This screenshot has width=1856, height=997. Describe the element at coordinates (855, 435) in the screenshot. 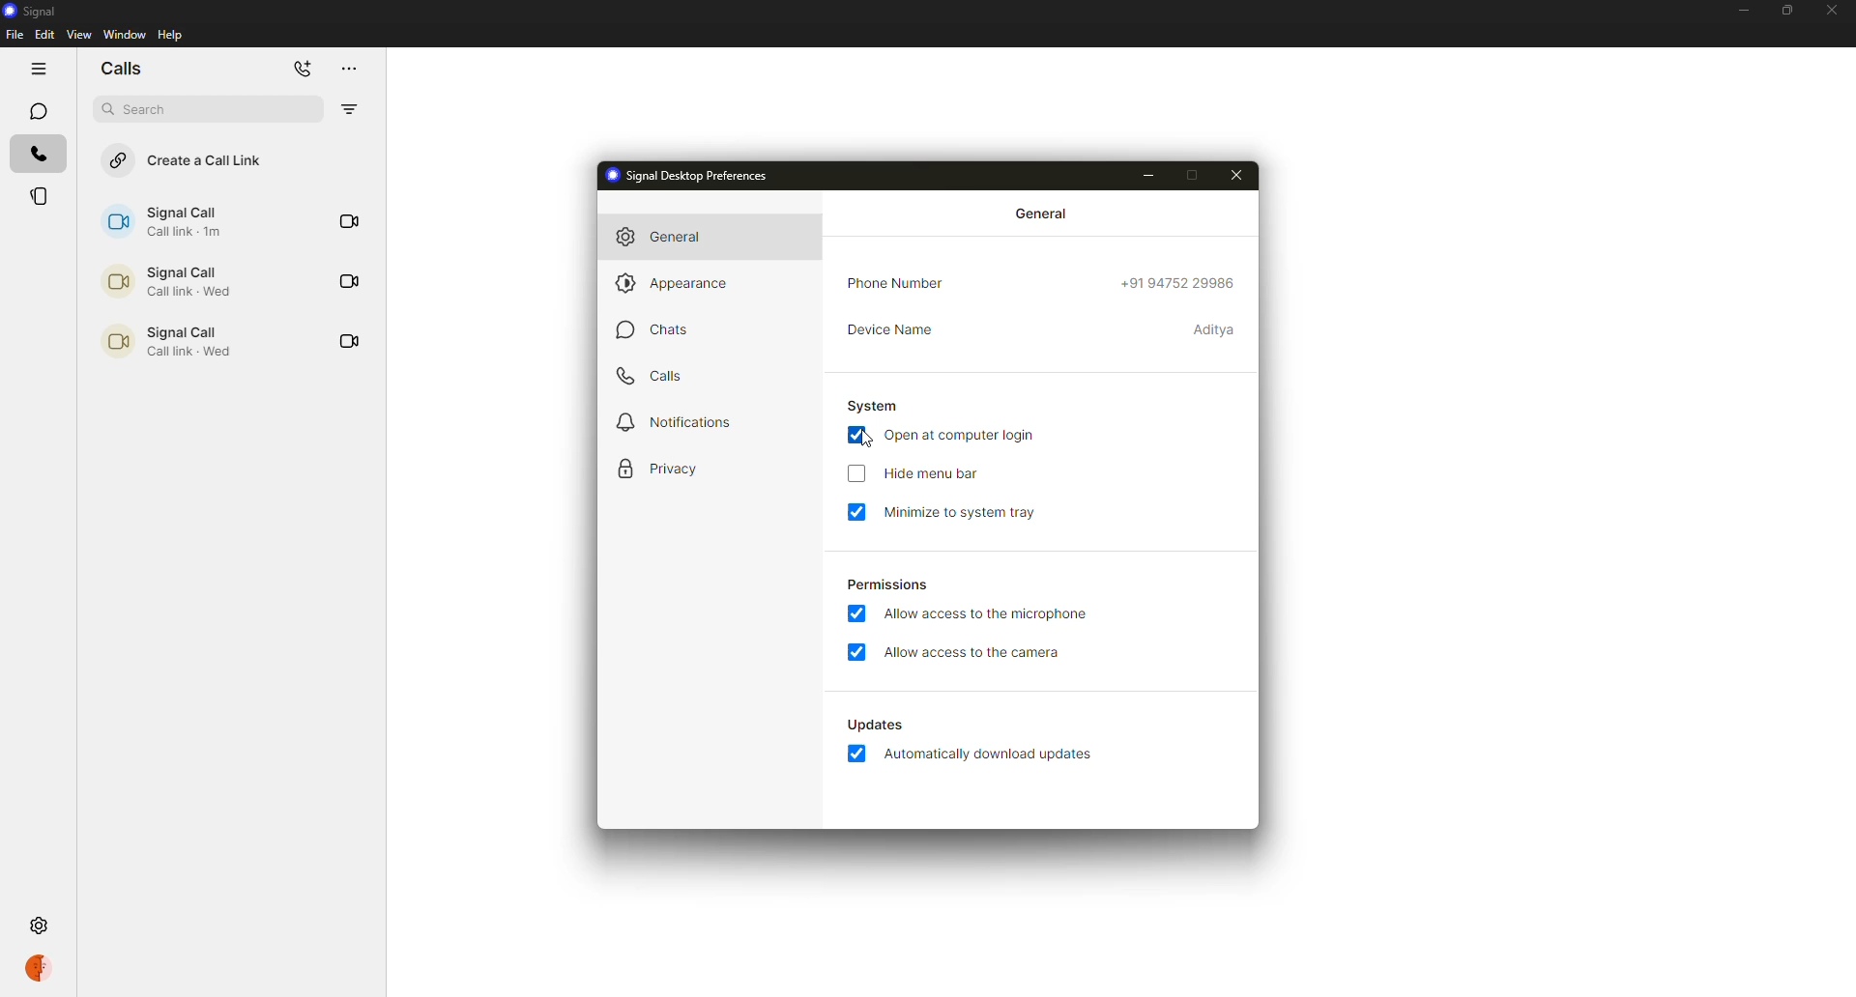

I see `enabled` at that location.